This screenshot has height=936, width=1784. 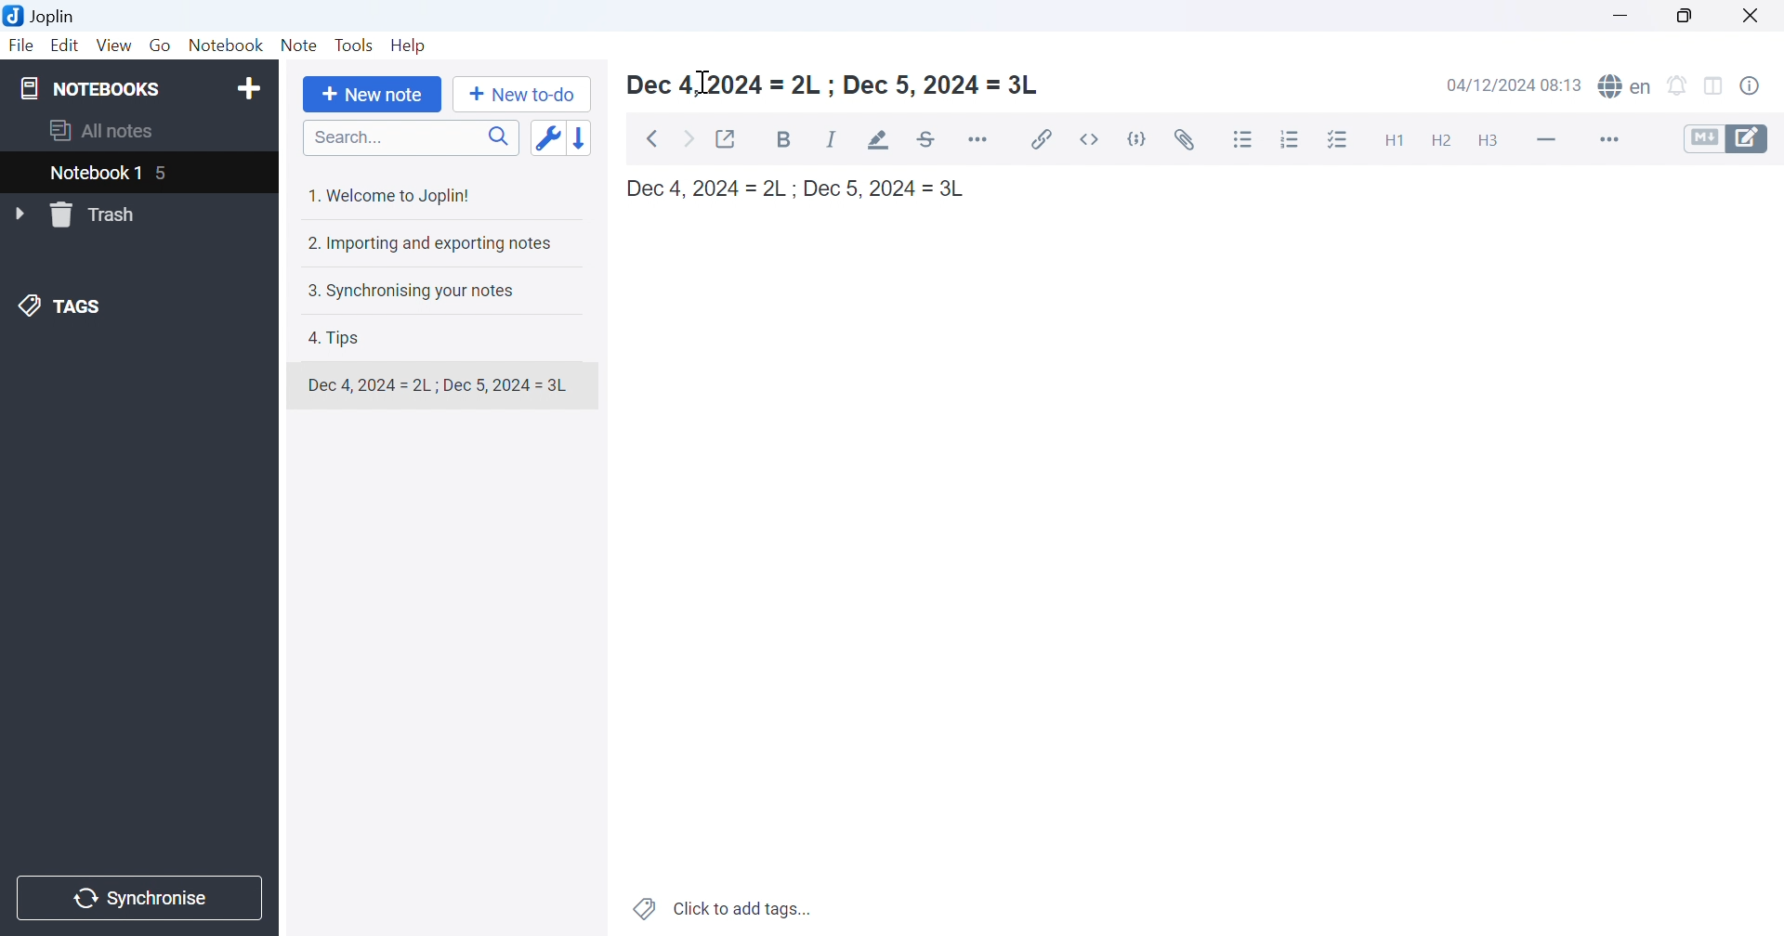 What do you see at coordinates (1727, 139) in the screenshot?
I see `Toggle editors` at bounding box center [1727, 139].